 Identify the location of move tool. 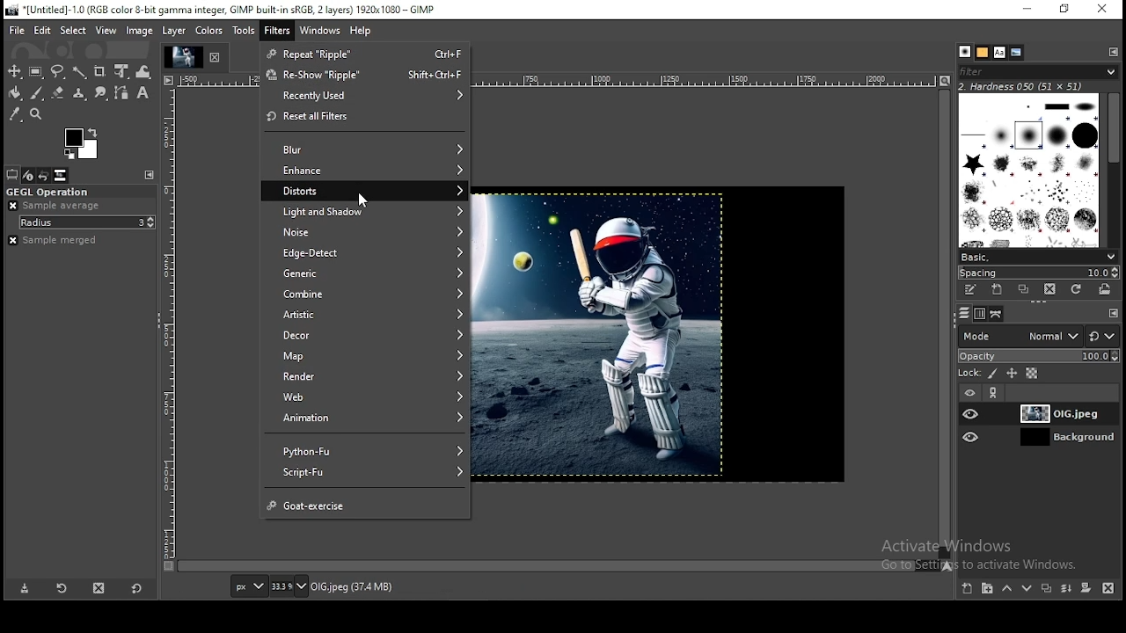
(16, 72).